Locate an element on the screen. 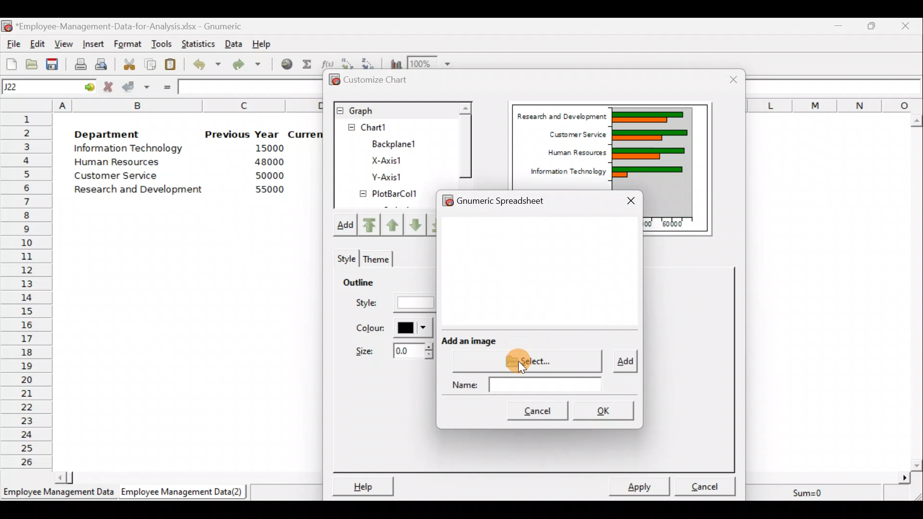 This screenshot has height=519, width=923. Help is located at coordinates (363, 484).